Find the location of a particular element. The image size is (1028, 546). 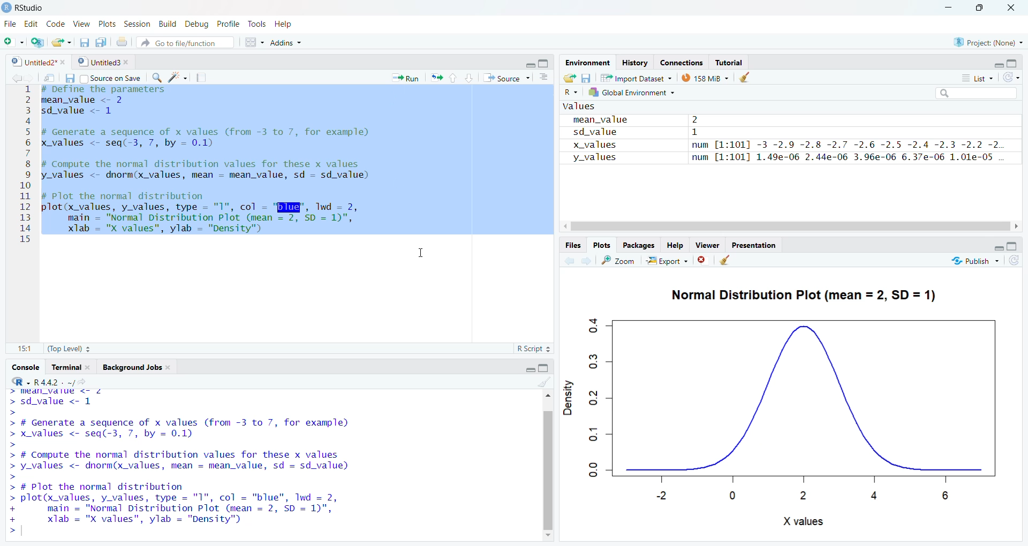

Global Environment is located at coordinates (631, 92).